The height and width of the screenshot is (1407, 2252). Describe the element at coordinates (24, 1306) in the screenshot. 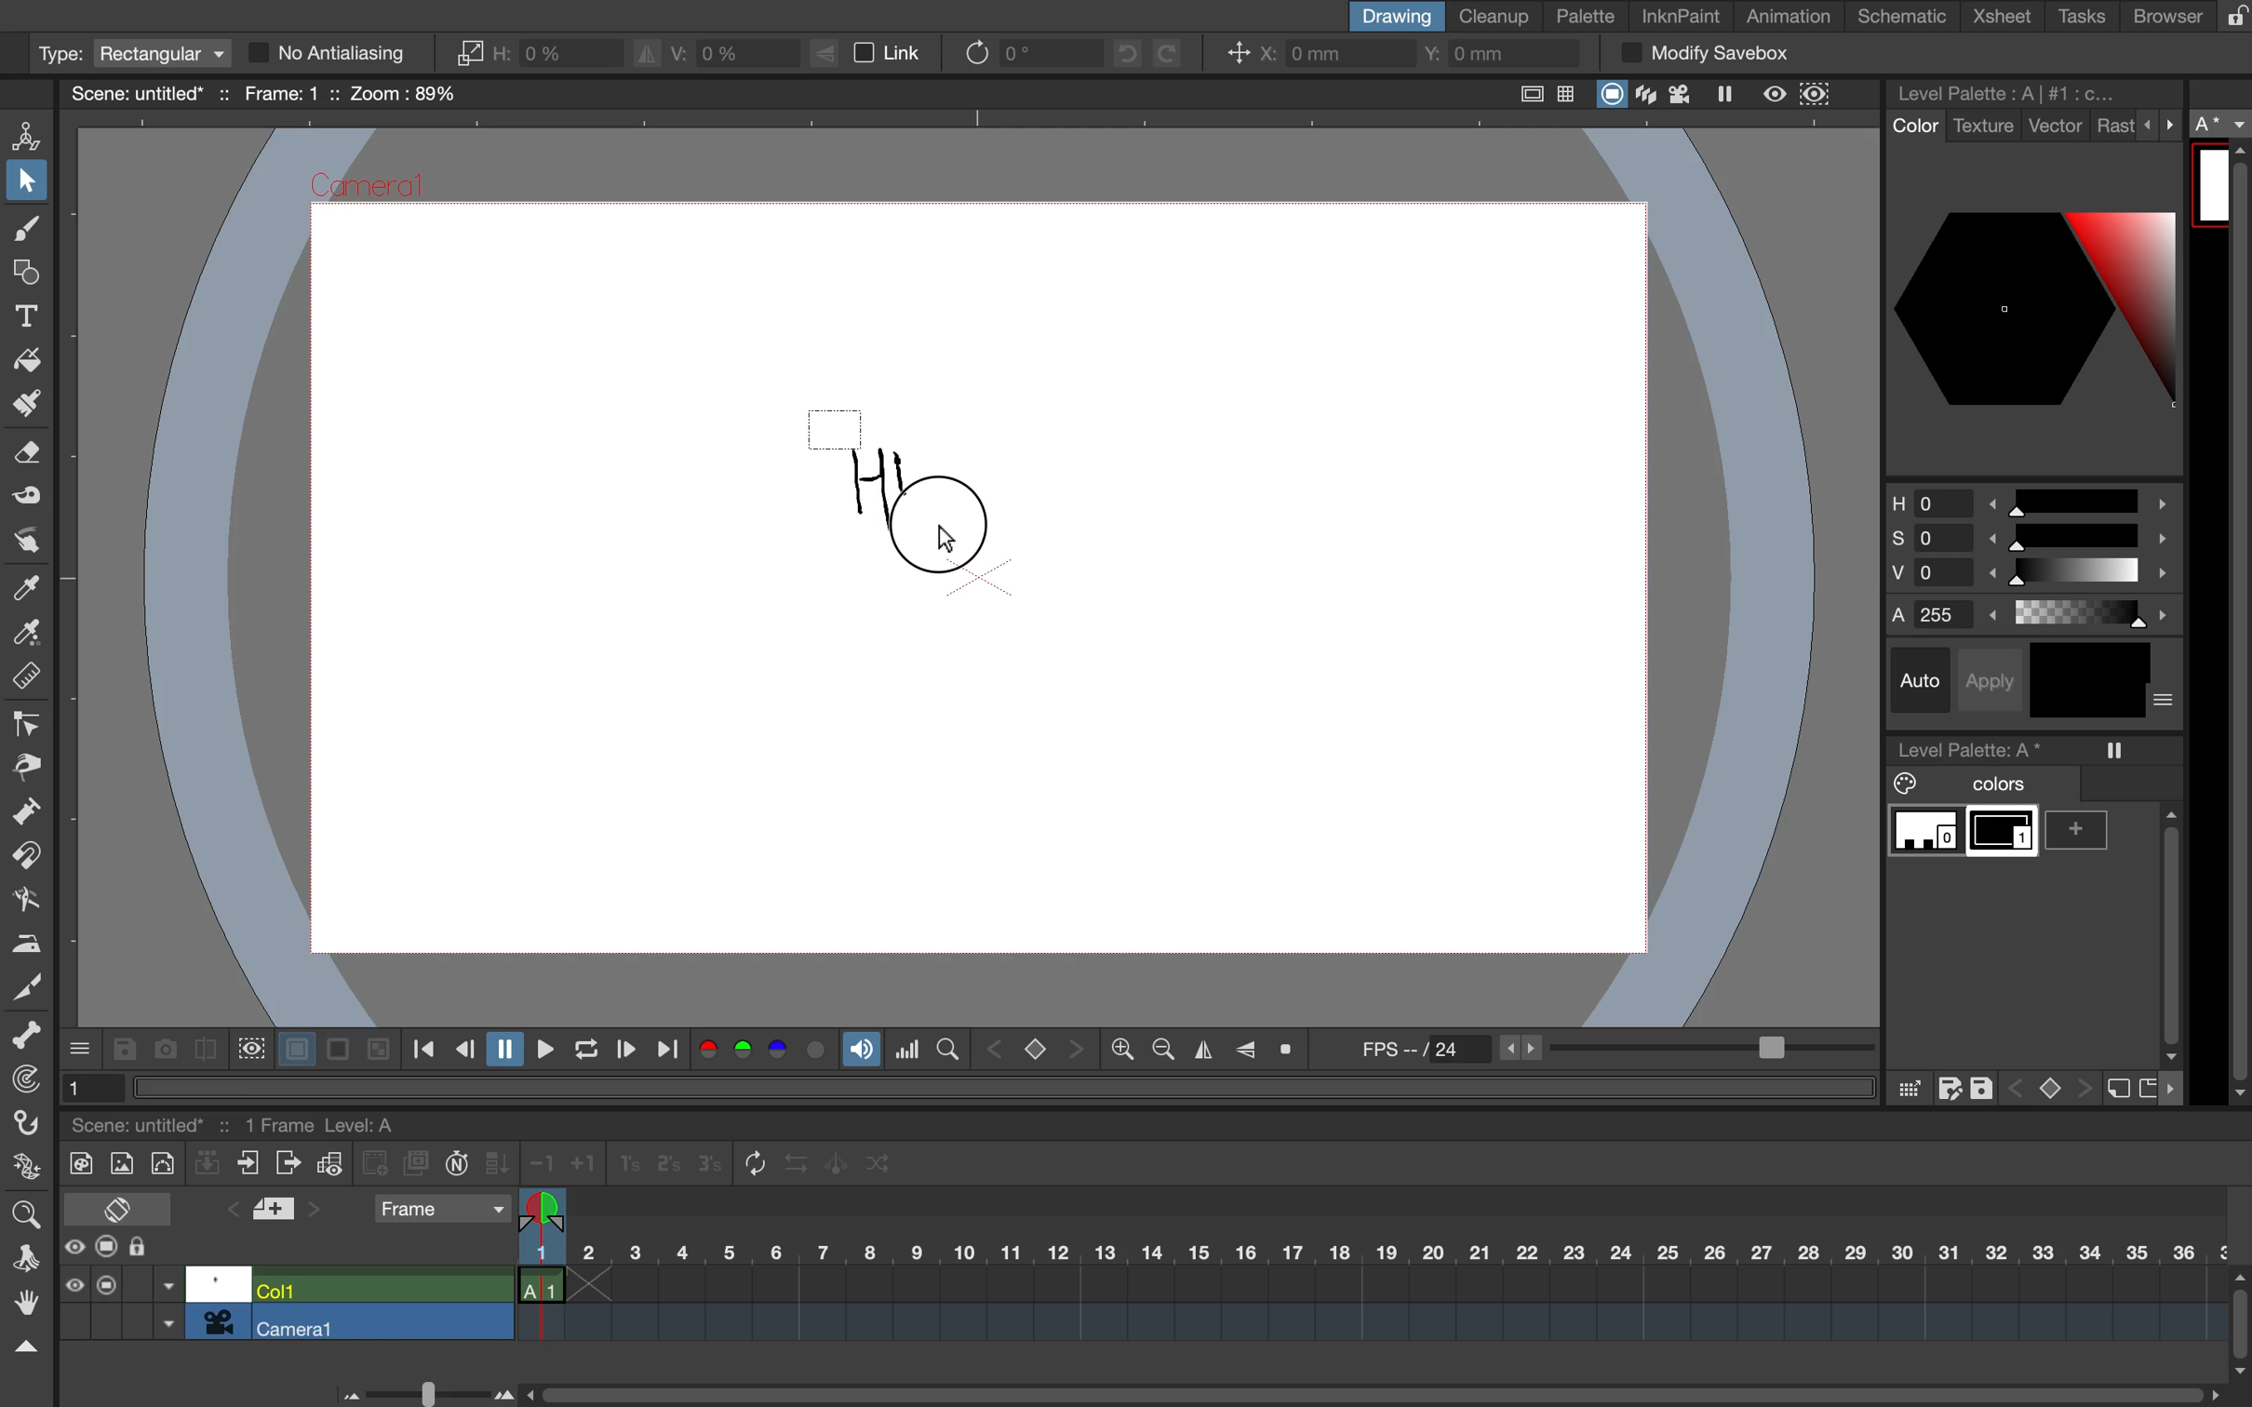

I see `hand tool` at that location.